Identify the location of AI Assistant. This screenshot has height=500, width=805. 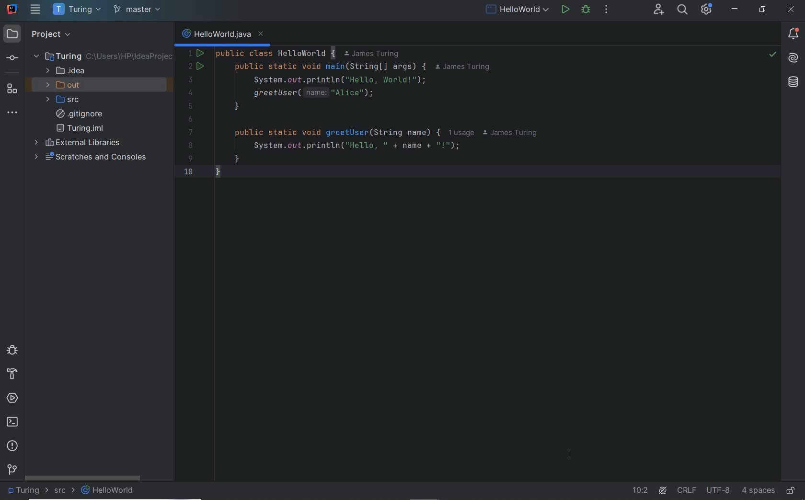
(794, 58).